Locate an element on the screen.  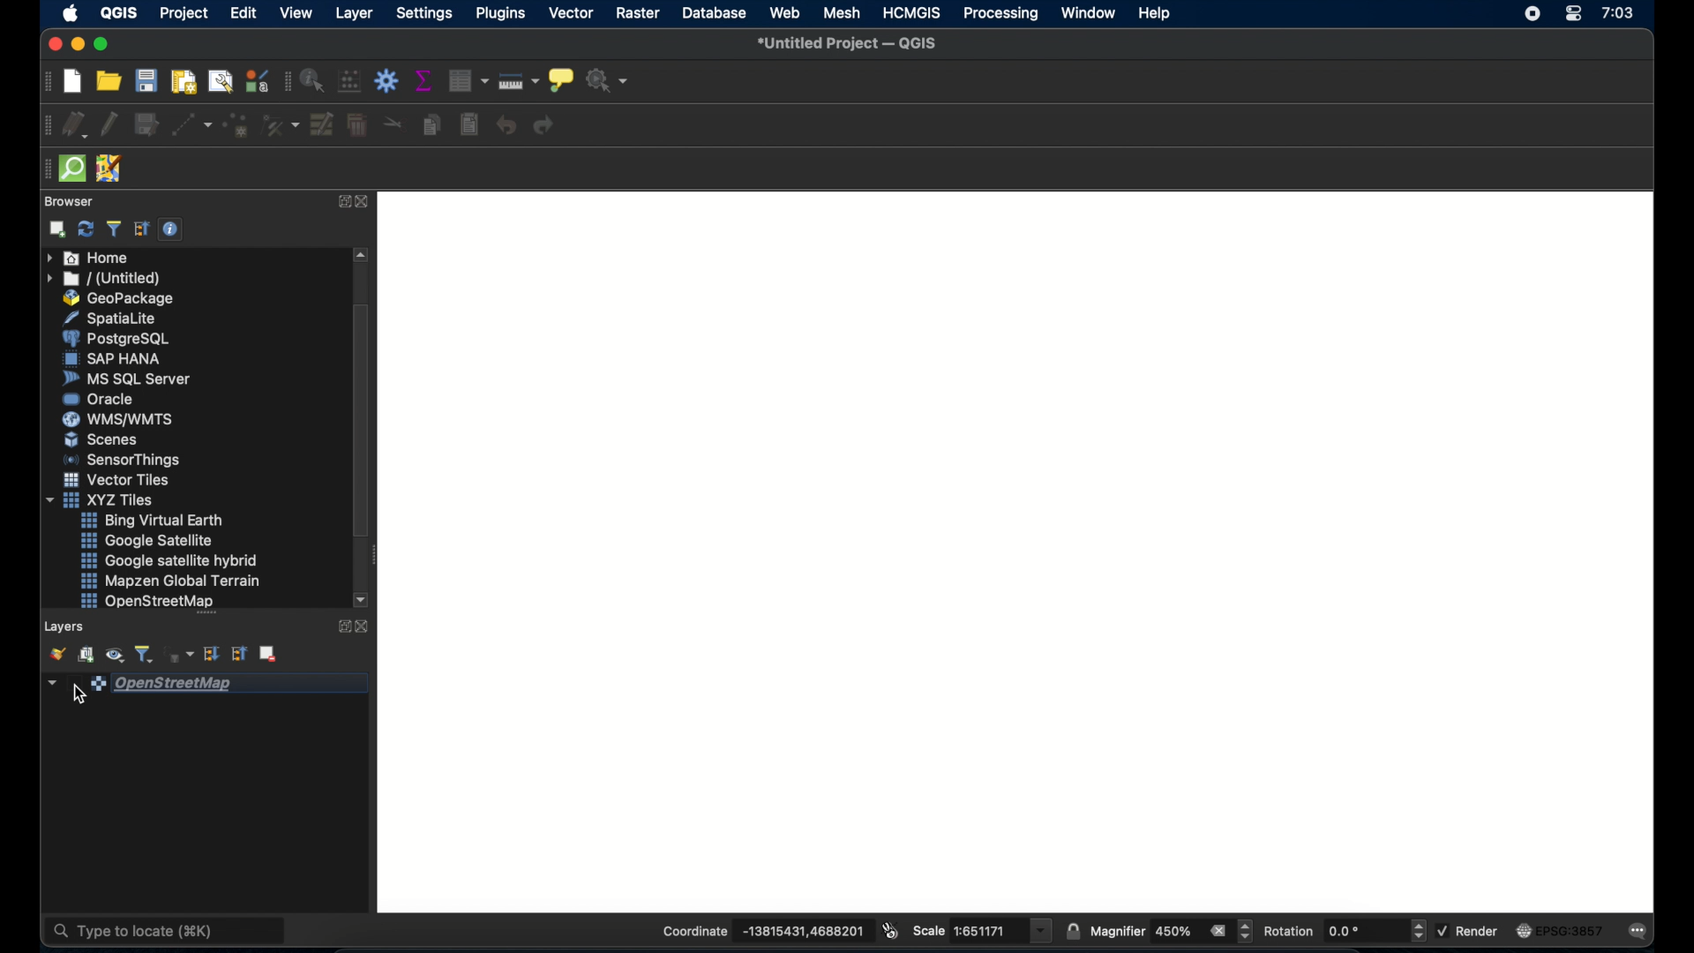
enable/disbale properties widget is located at coordinates (171, 232).